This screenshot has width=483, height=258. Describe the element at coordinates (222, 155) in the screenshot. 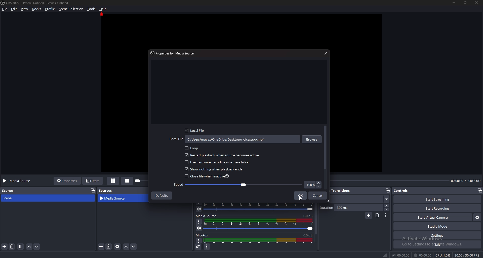

I see `Restart playback when source becomes active` at that location.